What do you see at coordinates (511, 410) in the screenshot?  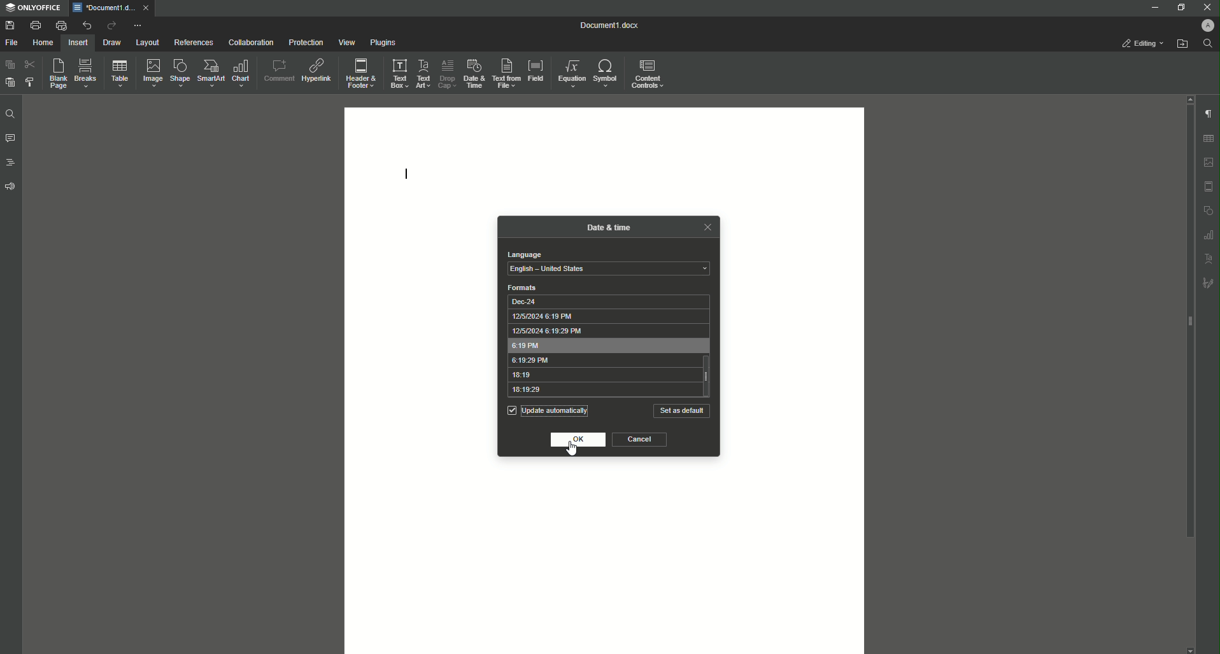 I see `Tick` at bounding box center [511, 410].